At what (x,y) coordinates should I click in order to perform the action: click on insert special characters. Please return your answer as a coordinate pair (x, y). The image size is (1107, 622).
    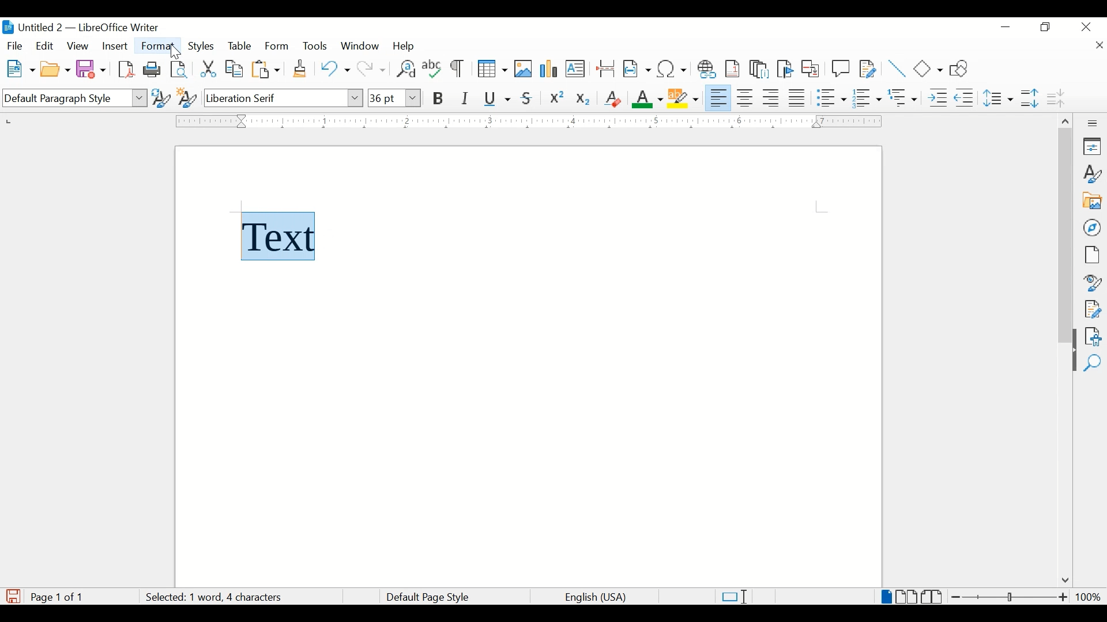
    Looking at the image, I should click on (672, 68).